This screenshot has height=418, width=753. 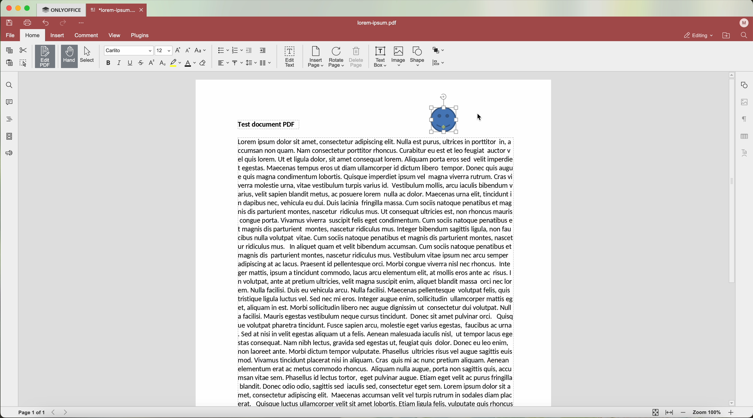 I want to click on insert columns, so click(x=266, y=63).